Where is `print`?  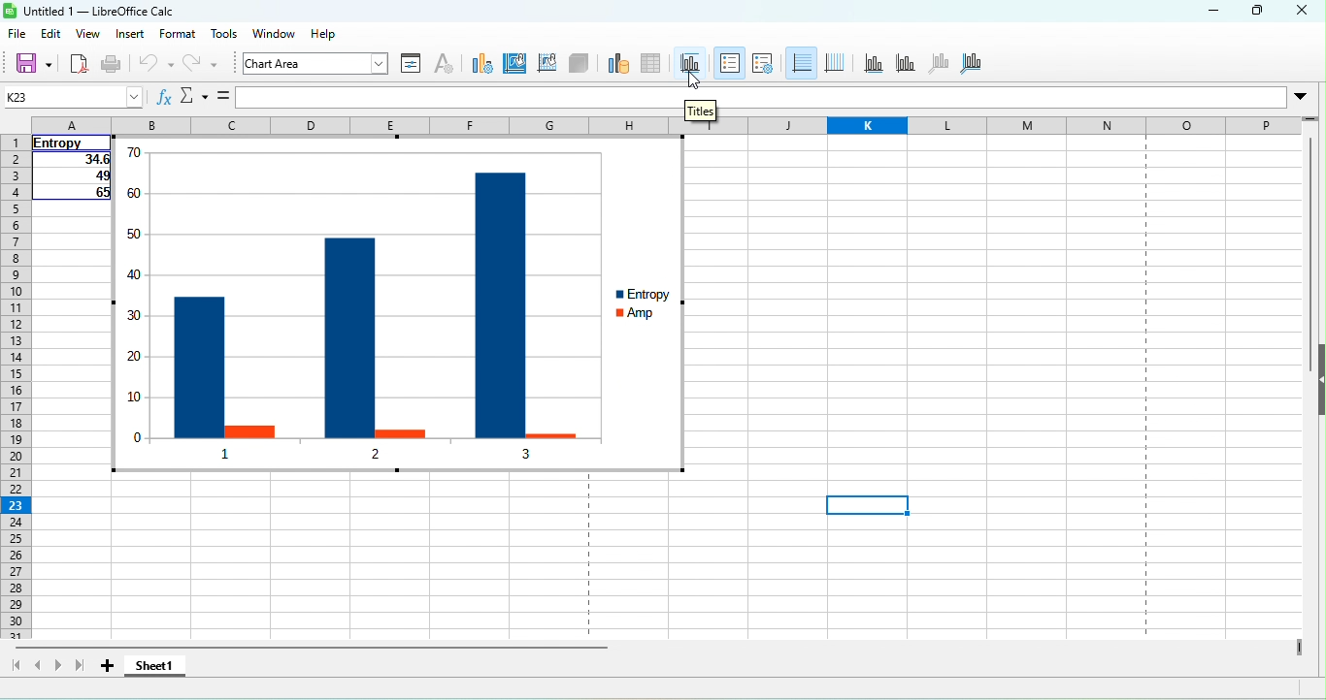 print is located at coordinates (114, 63).